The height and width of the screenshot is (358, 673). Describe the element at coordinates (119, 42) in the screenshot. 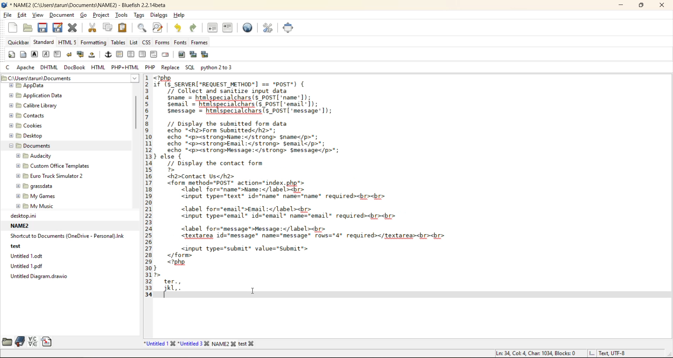

I see `tables` at that location.